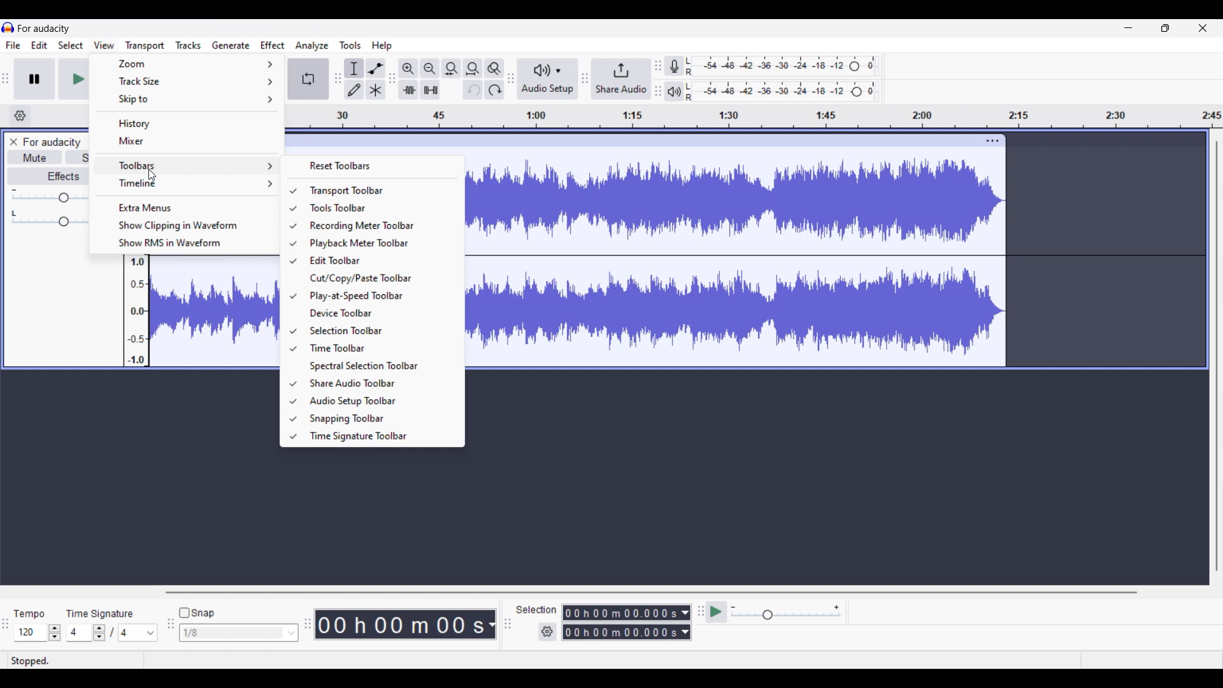  What do you see at coordinates (188, 81) in the screenshot?
I see `Track size options` at bounding box center [188, 81].